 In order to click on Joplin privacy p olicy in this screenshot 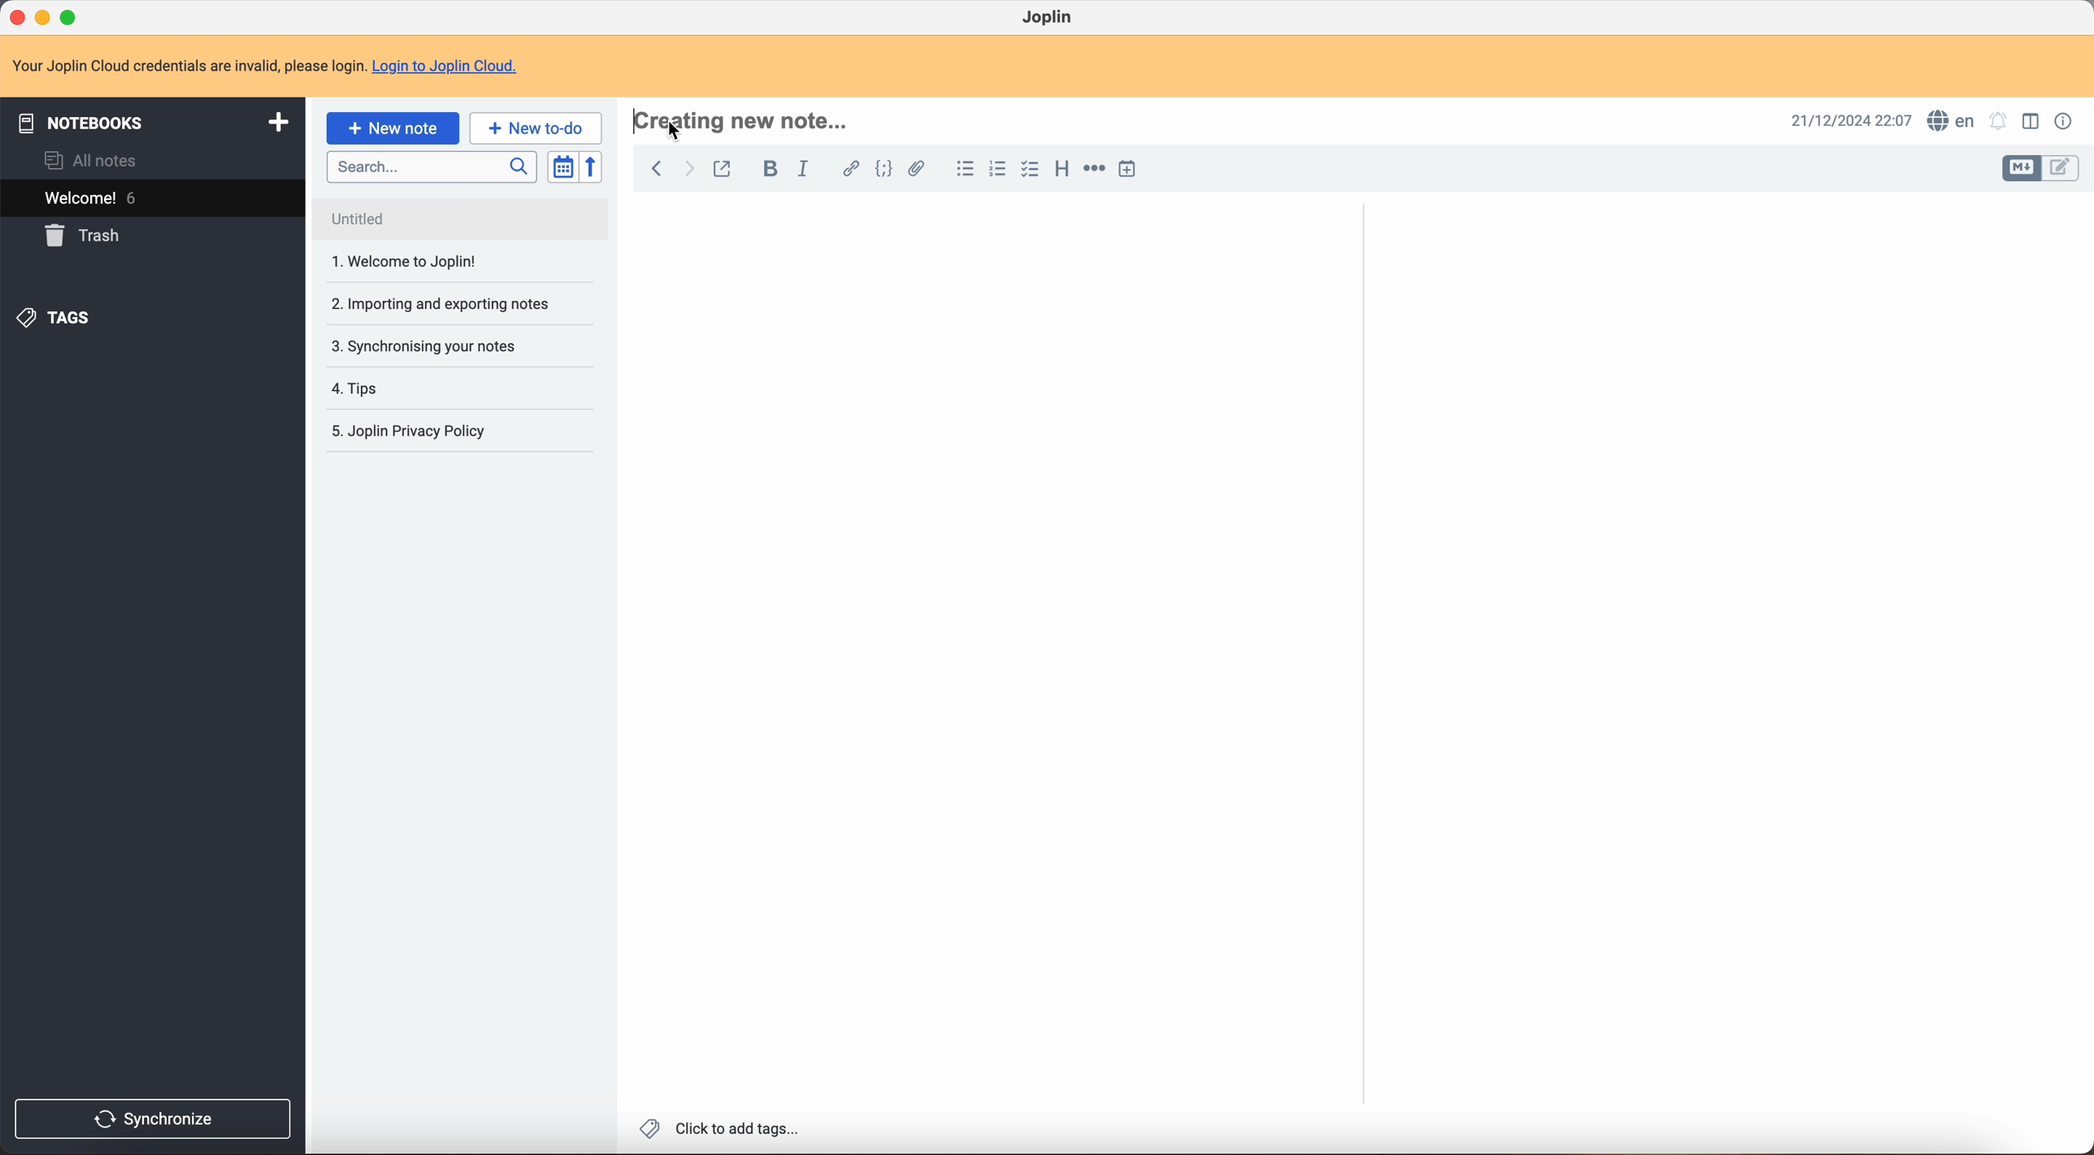, I will do `click(407, 432)`.